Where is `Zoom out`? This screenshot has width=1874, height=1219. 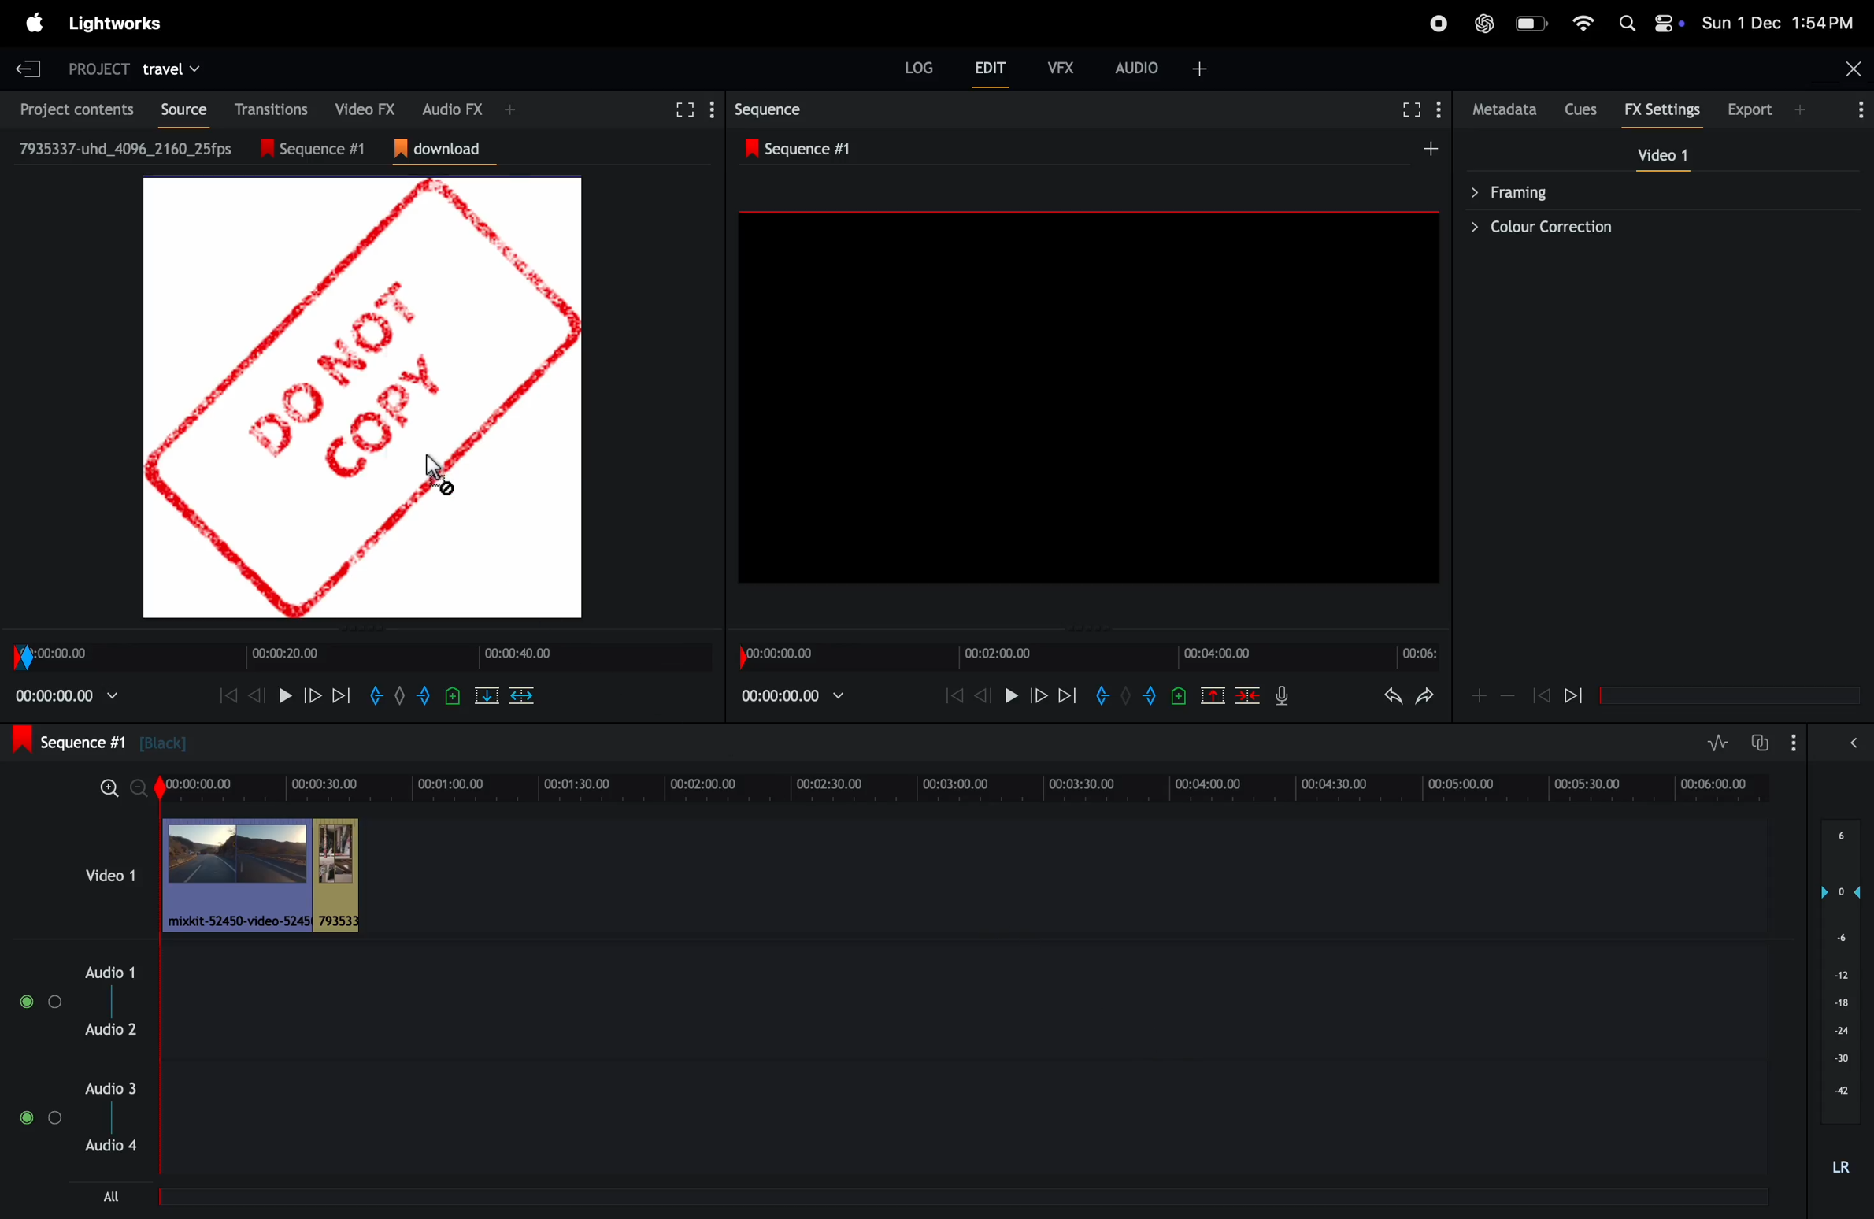 Zoom out is located at coordinates (138, 788).